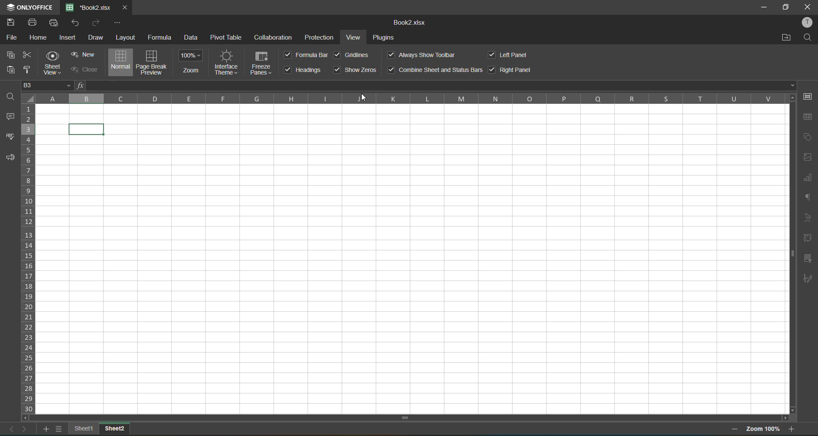 The image size is (818, 436). What do you see at coordinates (89, 7) in the screenshot?
I see `book2.xlsx` at bounding box center [89, 7].